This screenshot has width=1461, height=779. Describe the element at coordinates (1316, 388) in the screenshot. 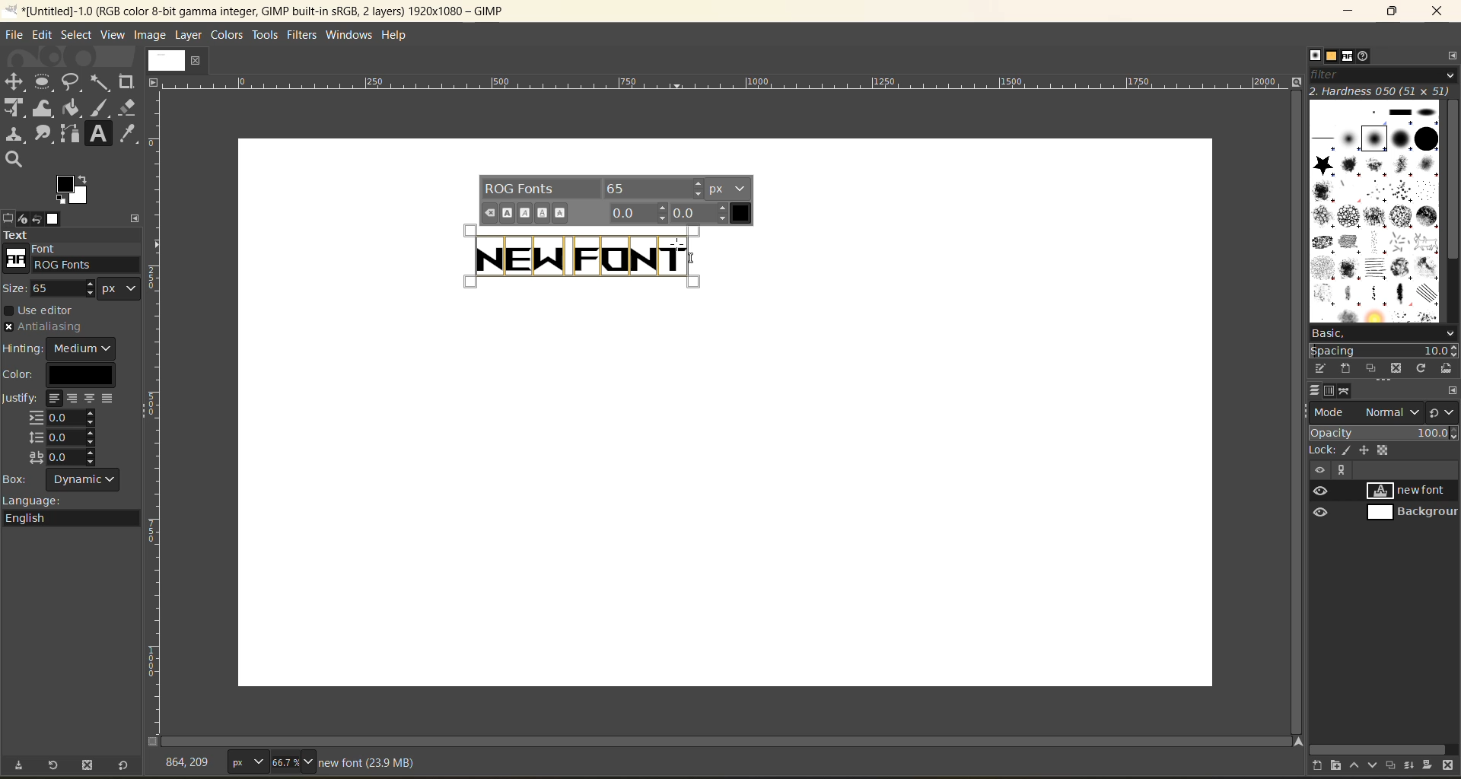

I see `layers` at that location.